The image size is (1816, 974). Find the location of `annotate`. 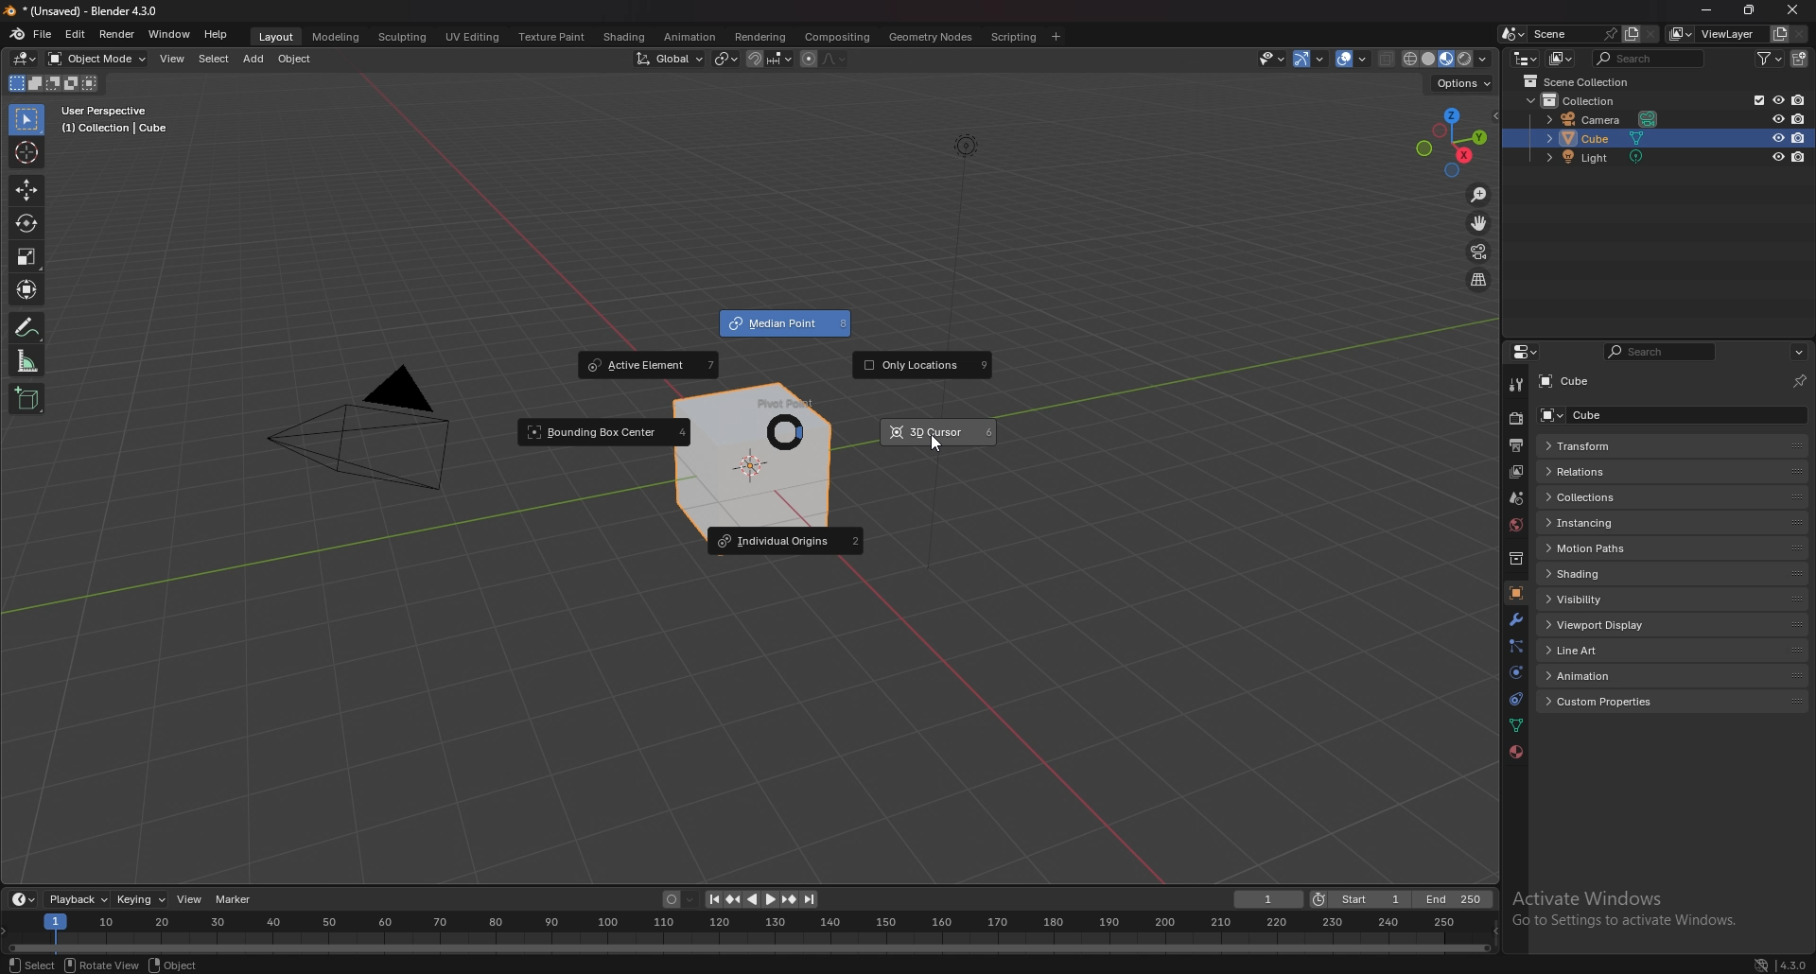

annotate is located at coordinates (26, 327).